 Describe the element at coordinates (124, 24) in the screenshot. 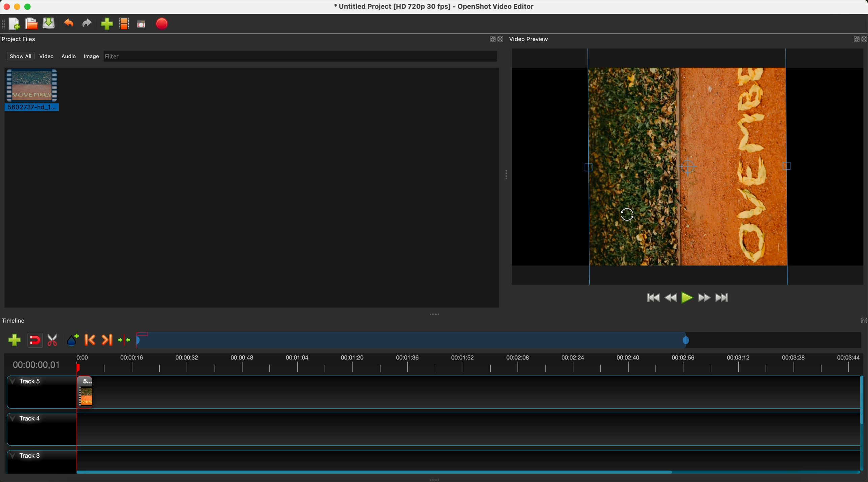

I see `choose profile` at that location.